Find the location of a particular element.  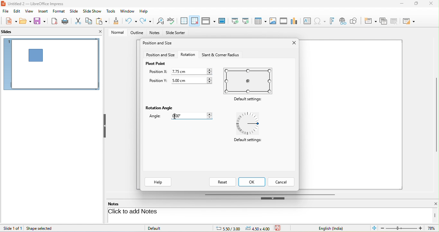

cursor position-5.50/3.00 is located at coordinates (224, 228).